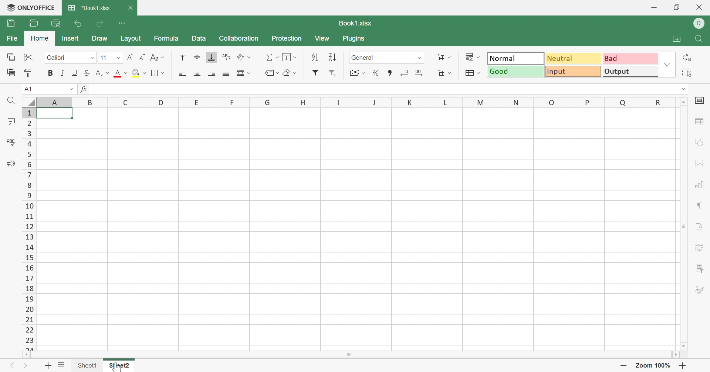  What do you see at coordinates (198, 38) in the screenshot?
I see `Data` at bounding box center [198, 38].